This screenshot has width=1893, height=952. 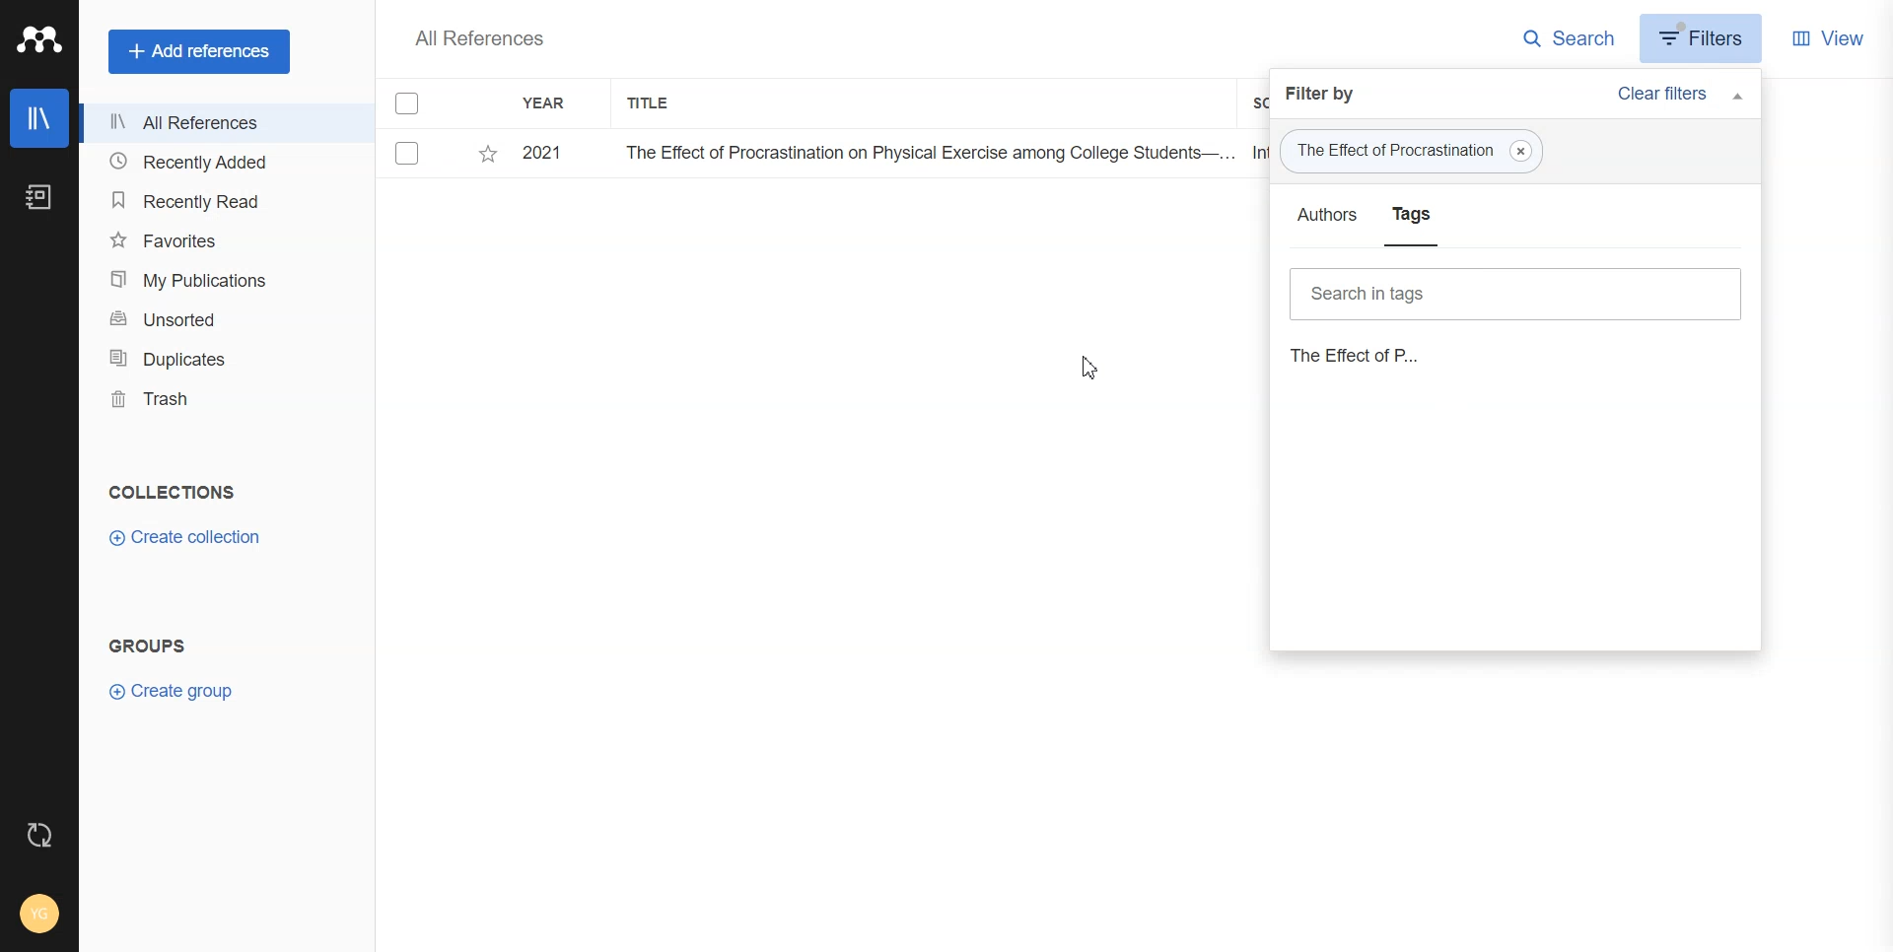 I want to click on Logo, so click(x=39, y=37).